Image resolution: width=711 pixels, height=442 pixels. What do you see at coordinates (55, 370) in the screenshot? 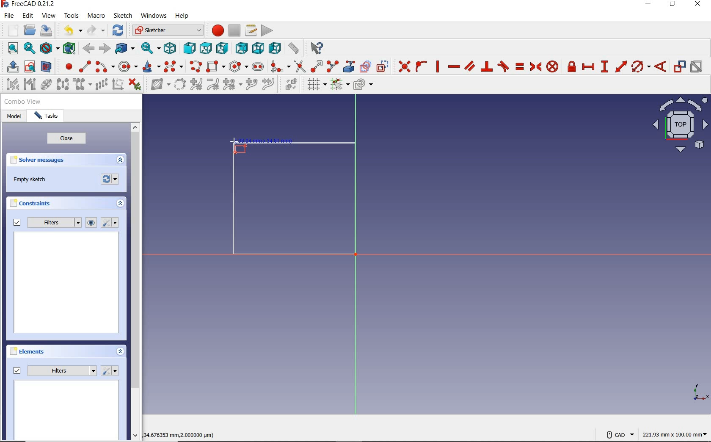
I see `filters` at bounding box center [55, 370].